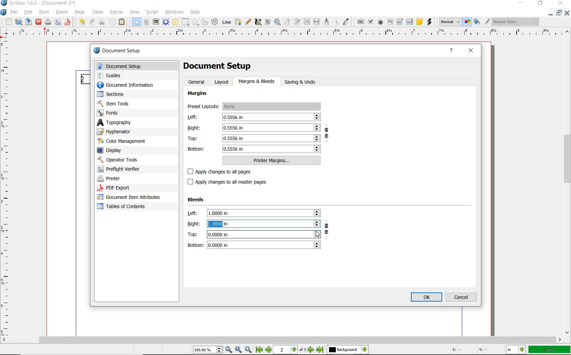 The height and width of the screenshot is (355, 571). Describe the element at coordinates (153, 12) in the screenshot. I see `script` at that location.